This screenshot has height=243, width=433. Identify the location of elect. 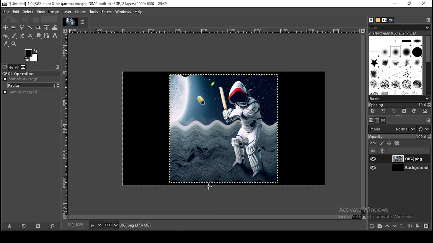
(28, 11).